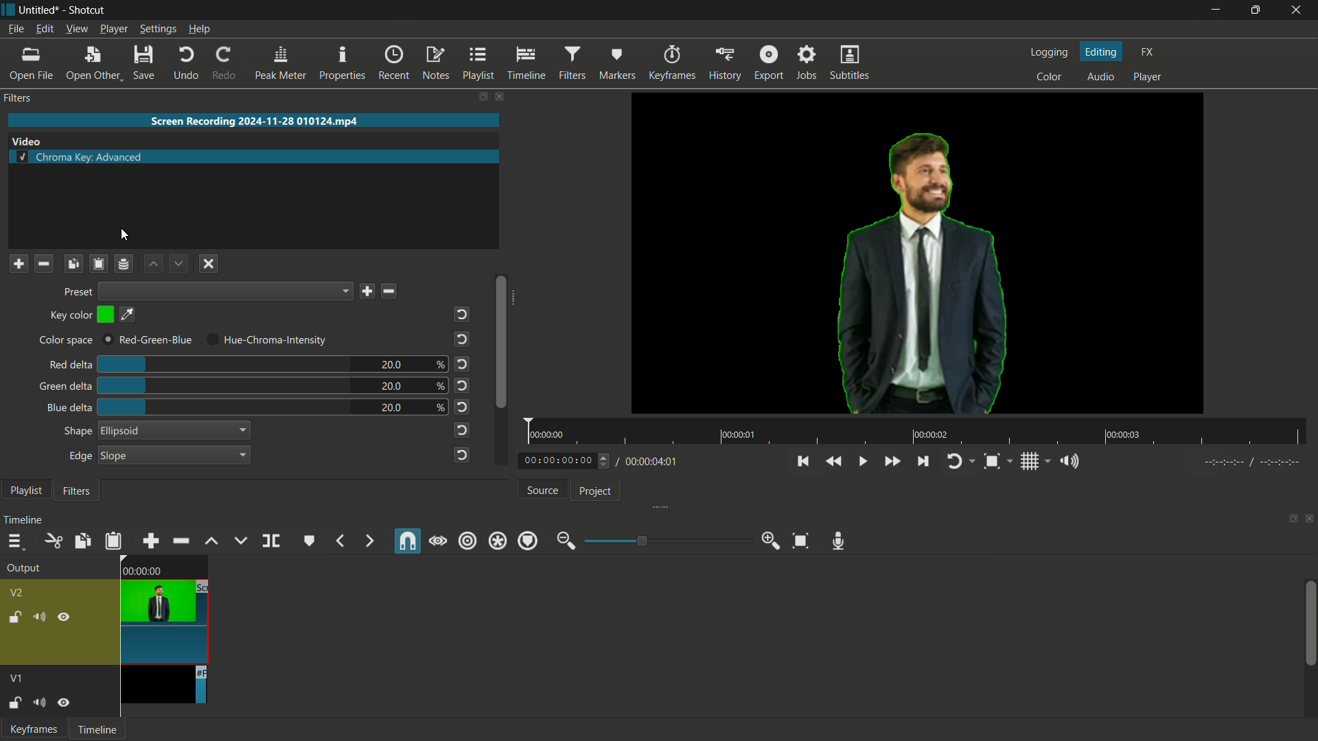 This screenshot has height=741, width=1318. I want to click on down, so click(180, 263).